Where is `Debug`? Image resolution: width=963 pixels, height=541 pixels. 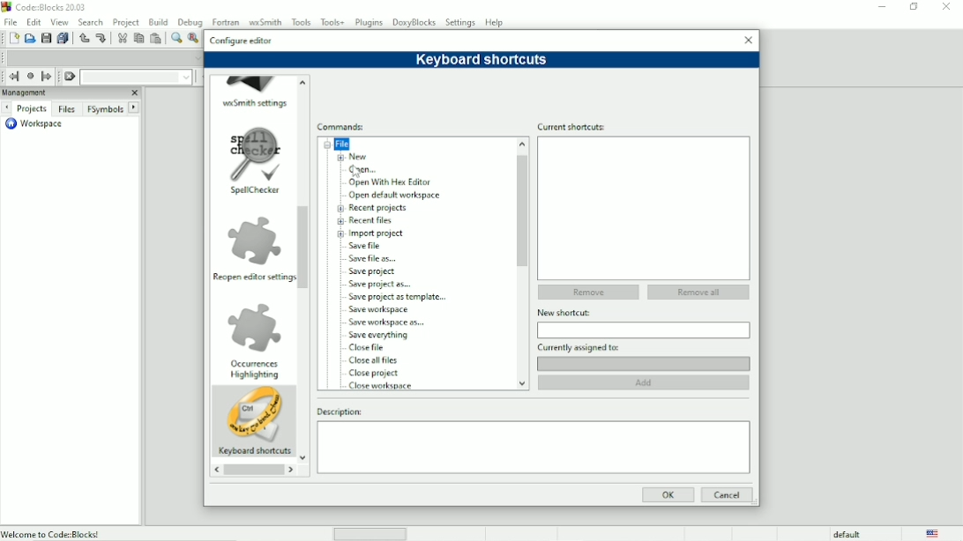
Debug is located at coordinates (189, 21).